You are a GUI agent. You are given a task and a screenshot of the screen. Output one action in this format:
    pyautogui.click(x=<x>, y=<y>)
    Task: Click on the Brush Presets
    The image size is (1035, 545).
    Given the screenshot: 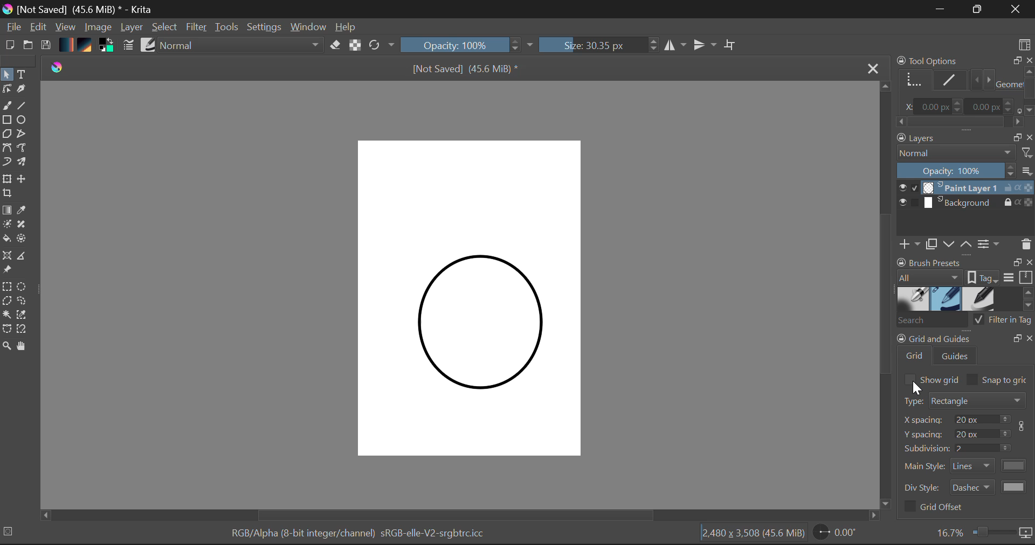 What is the action you would take?
    pyautogui.click(x=148, y=46)
    